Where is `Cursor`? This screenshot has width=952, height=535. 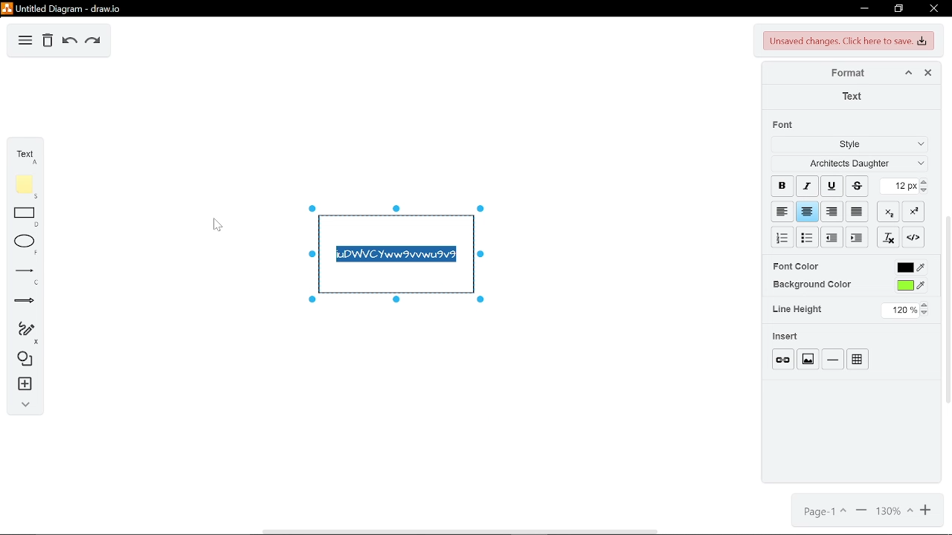
Cursor is located at coordinates (216, 224).